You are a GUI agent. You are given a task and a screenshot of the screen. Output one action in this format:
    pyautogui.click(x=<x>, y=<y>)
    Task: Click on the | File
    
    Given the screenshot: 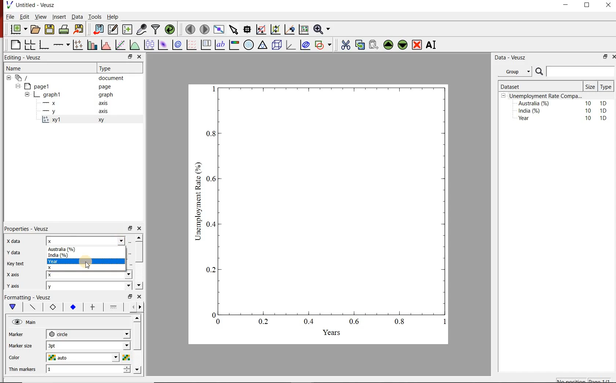 What is the action you would take?
    pyautogui.click(x=8, y=17)
    